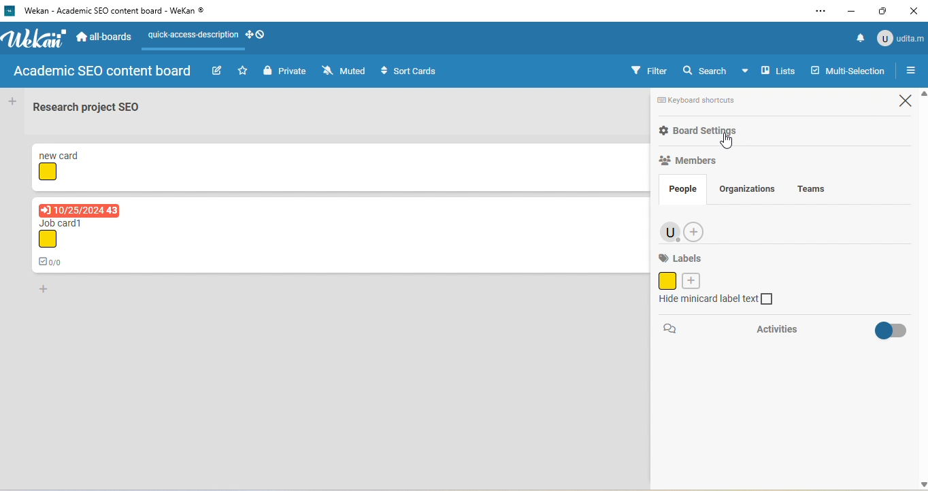 Image resolution: width=928 pixels, height=491 pixels. Describe the element at coordinates (699, 103) in the screenshot. I see `keyboard shortcuts` at that location.